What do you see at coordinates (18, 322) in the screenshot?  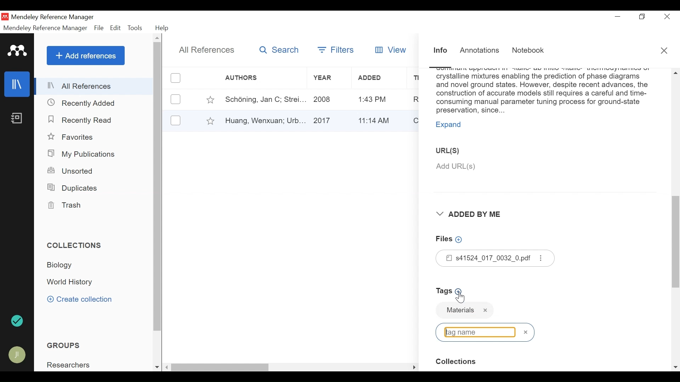 I see `Sync` at bounding box center [18, 322].